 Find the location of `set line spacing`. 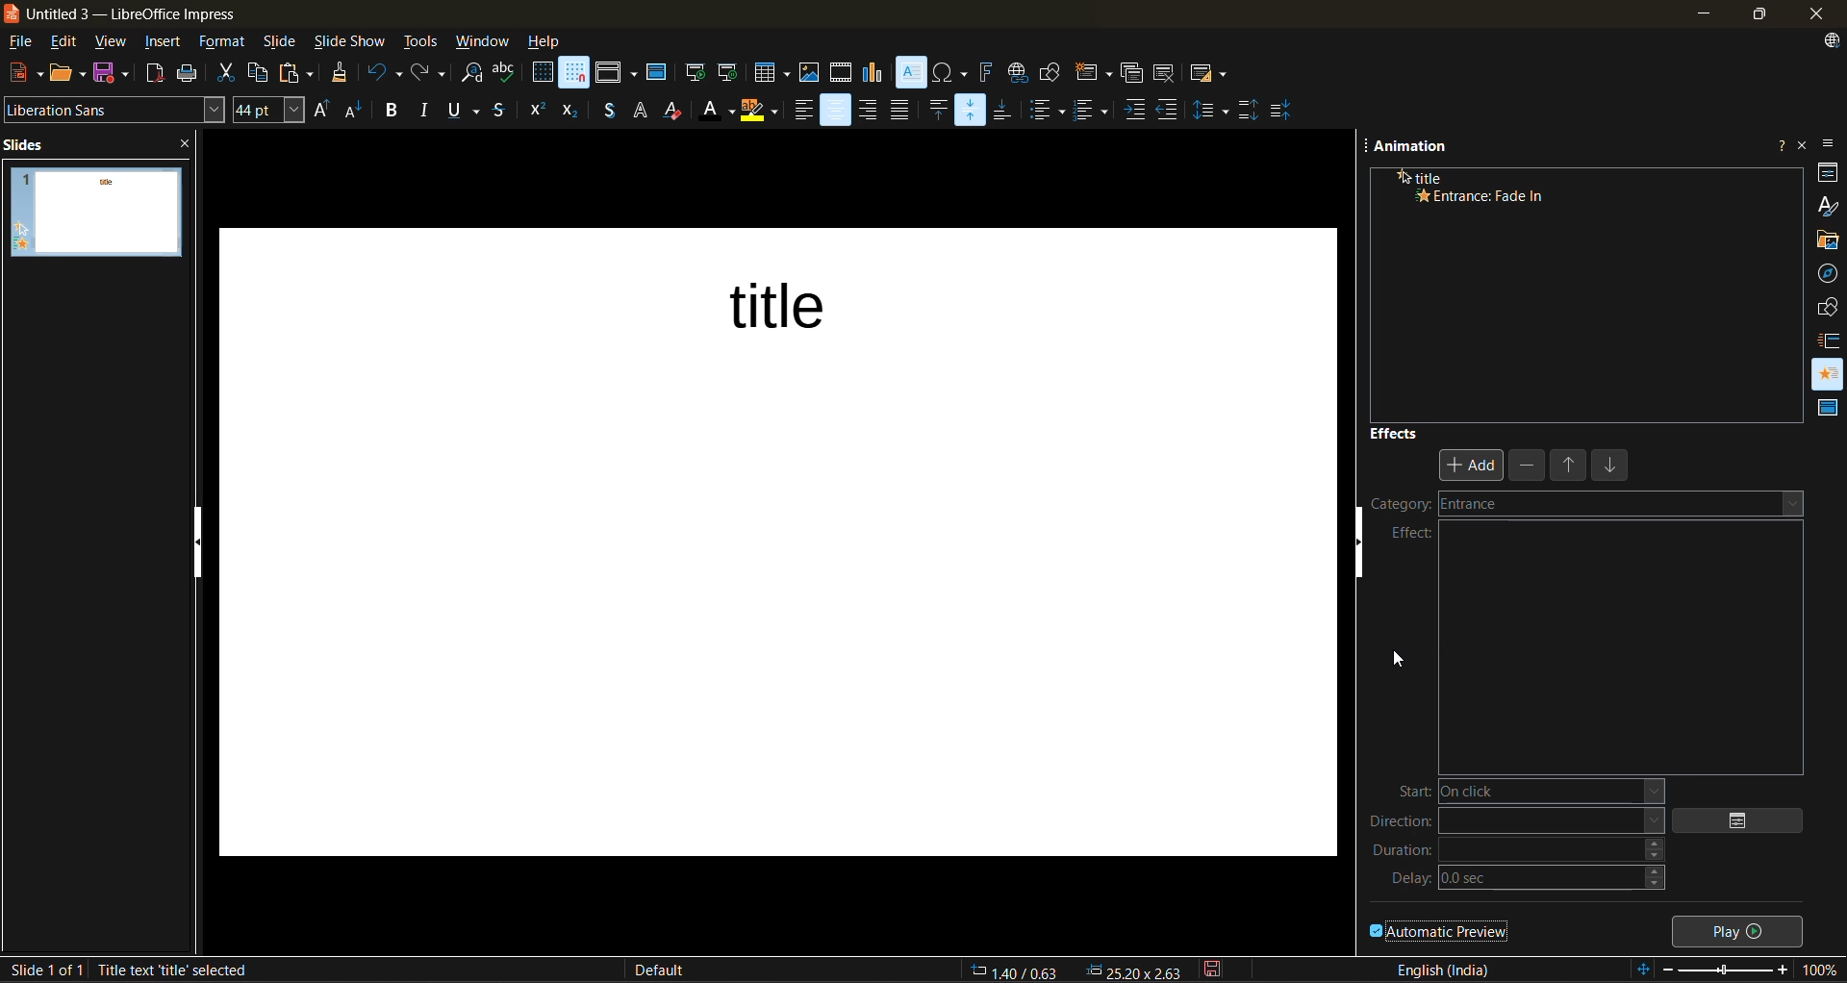

set line spacing is located at coordinates (1212, 109).